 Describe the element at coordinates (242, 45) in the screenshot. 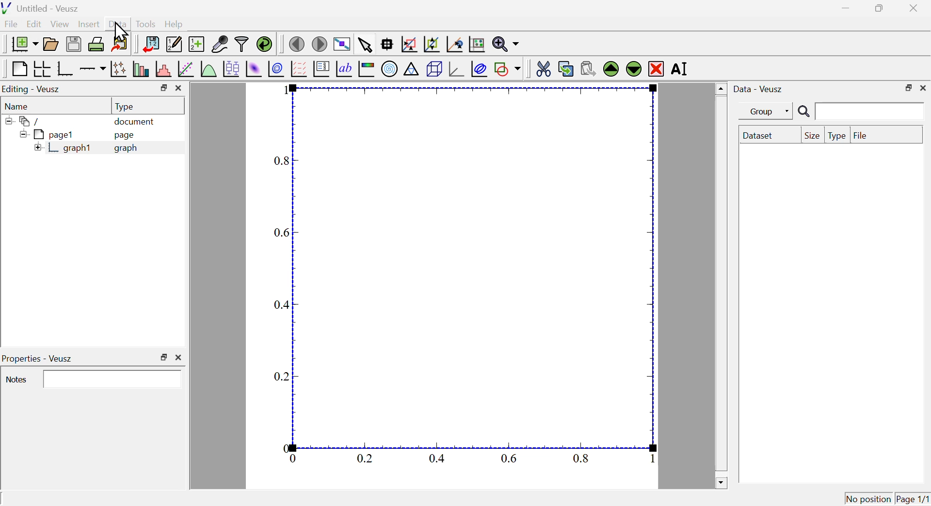

I see `filter data` at that location.